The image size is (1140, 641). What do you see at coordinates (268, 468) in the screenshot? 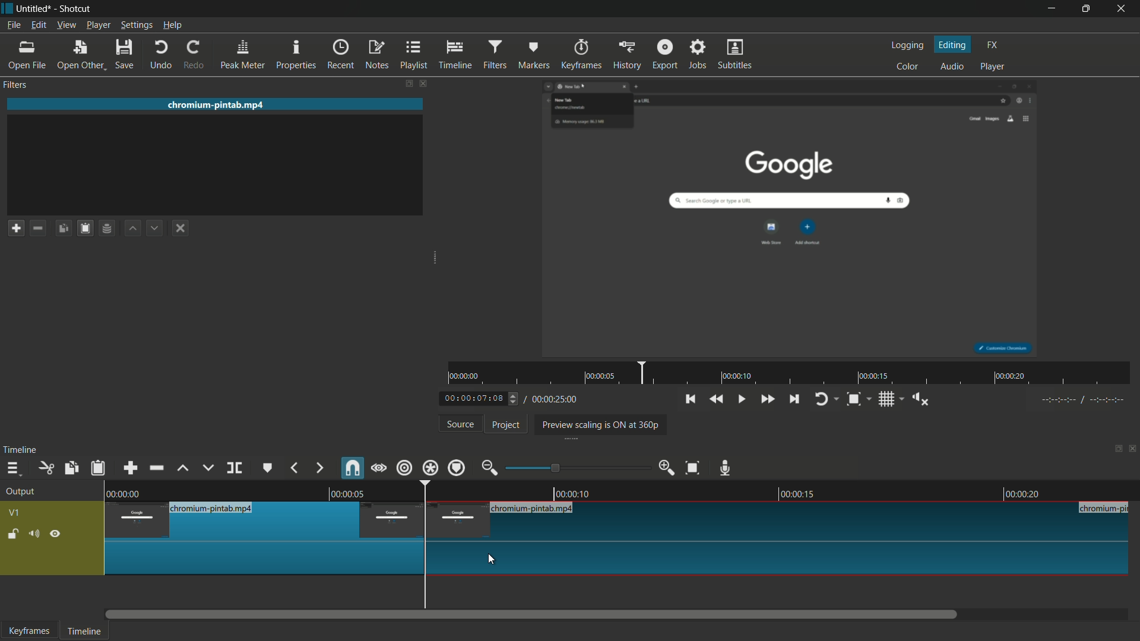
I see `create or edit marker` at bounding box center [268, 468].